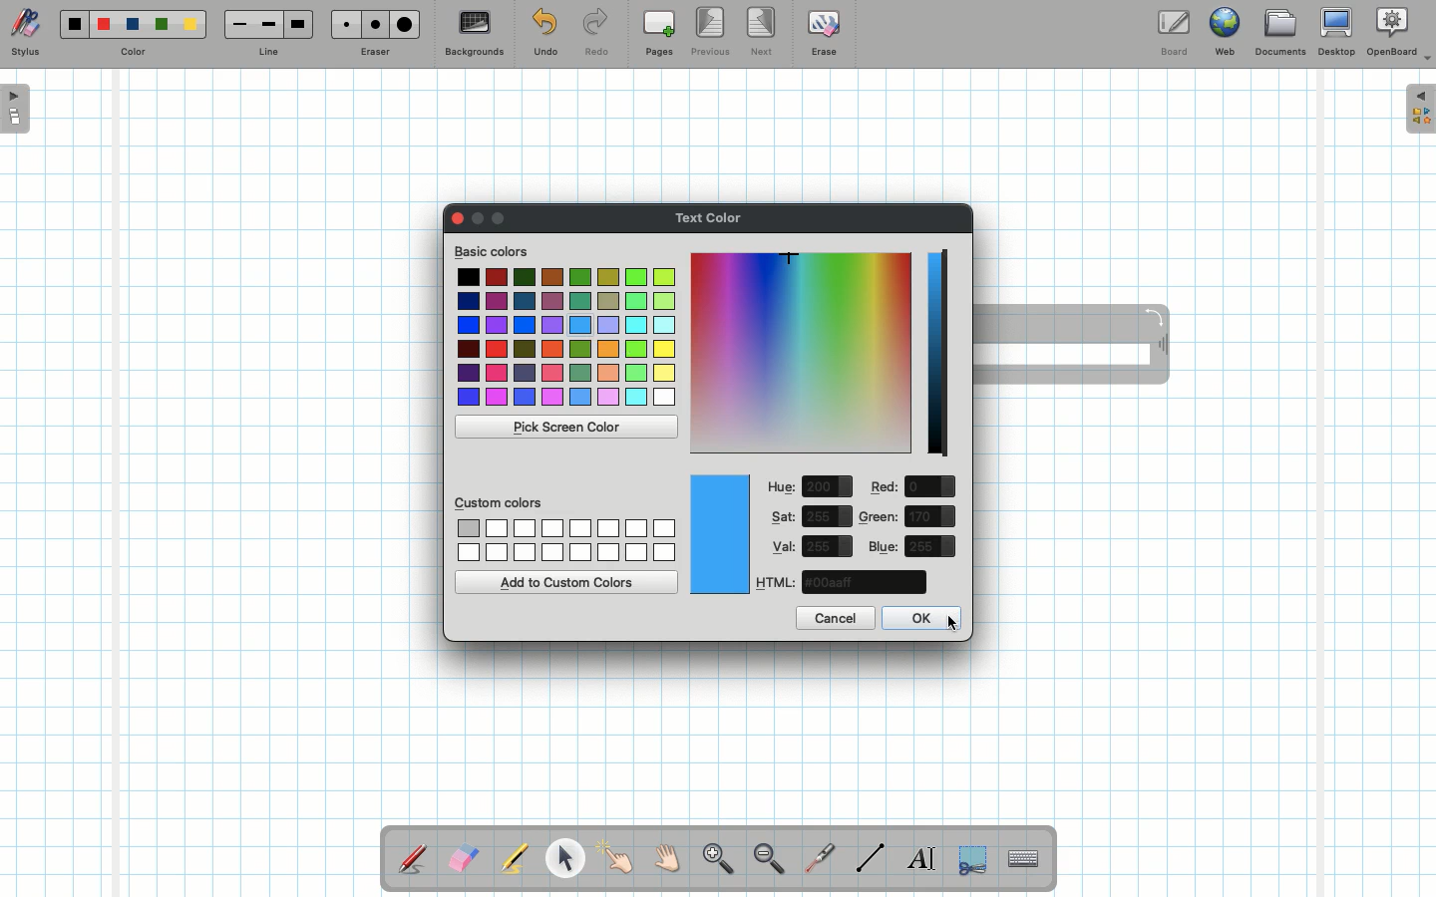 The width and height of the screenshot is (1436, 897). Describe the element at coordinates (405, 24) in the screenshot. I see `Large eraser` at that location.